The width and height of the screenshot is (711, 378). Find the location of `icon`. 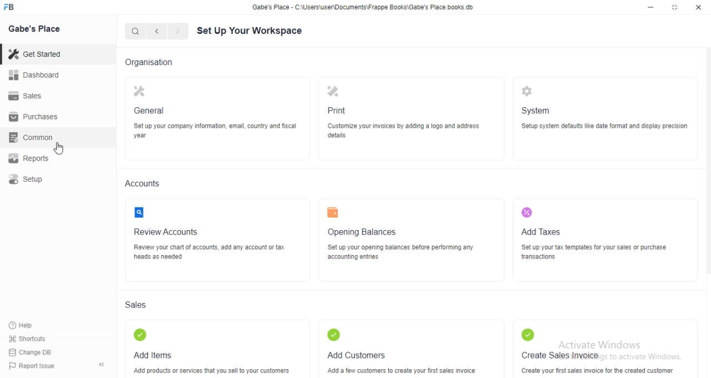

icon is located at coordinates (525, 213).